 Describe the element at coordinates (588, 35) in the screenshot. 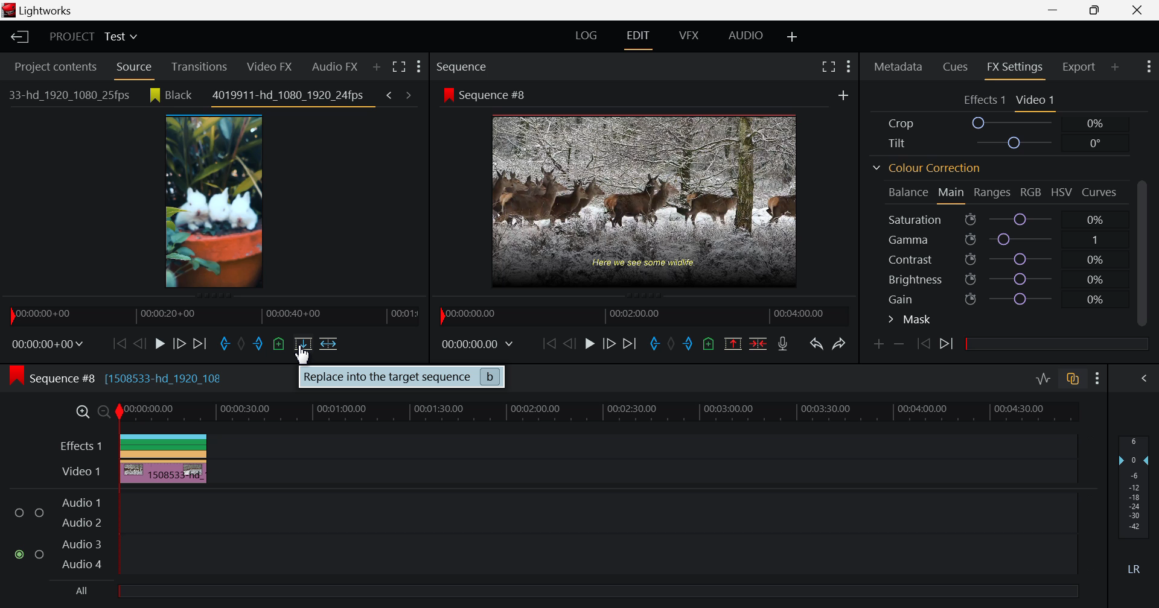

I see `LOG Layout` at that location.